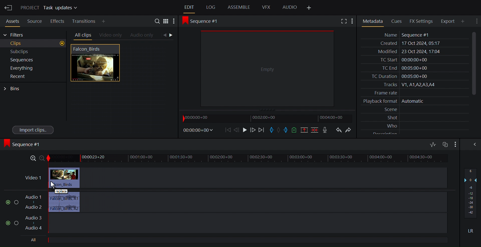  I want to click on Nudge one frame back, so click(253, 130).